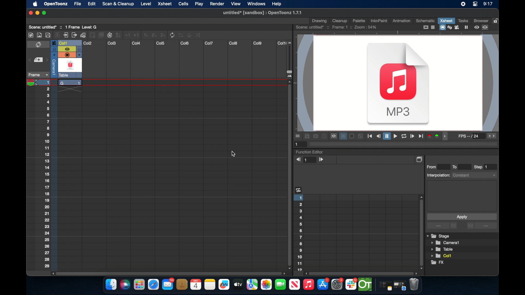  I want to click on calendar, so click(196, 284).